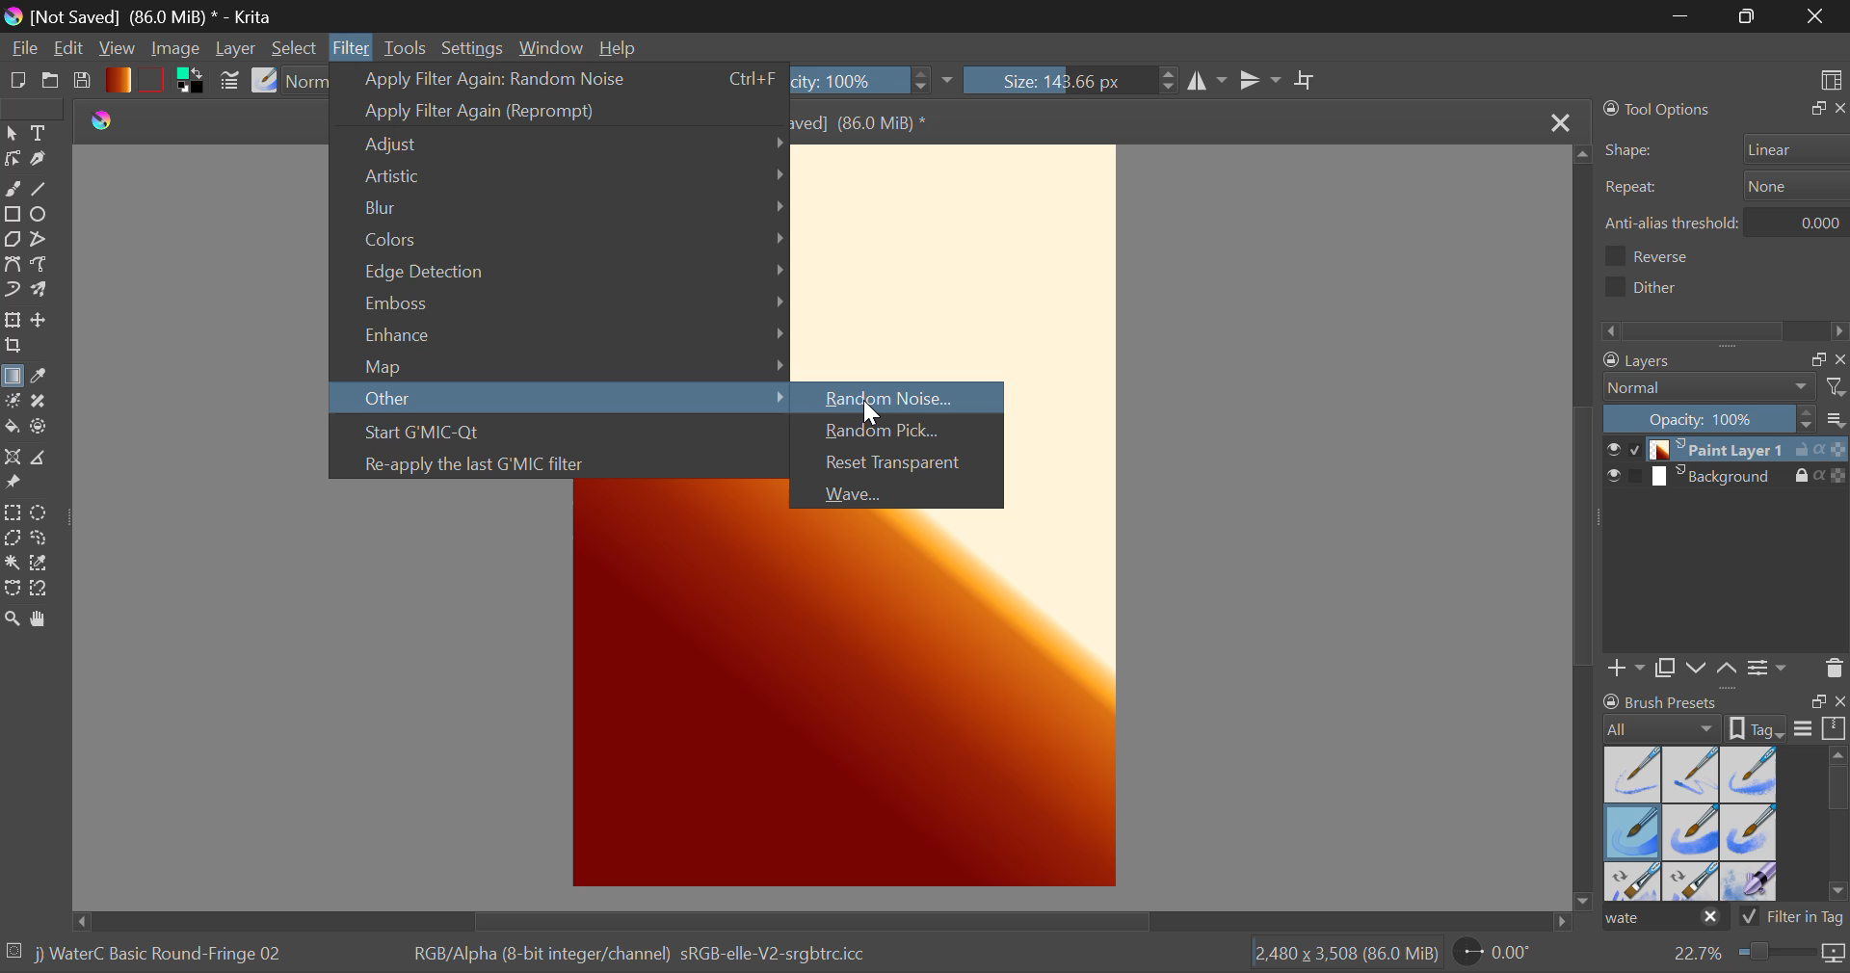 The image size is (1850, 973). What do you see at coordinates (562, 465) in the screenshot?
I see `Re-apply the last GMIC filter` at bounding box center [562, 465].